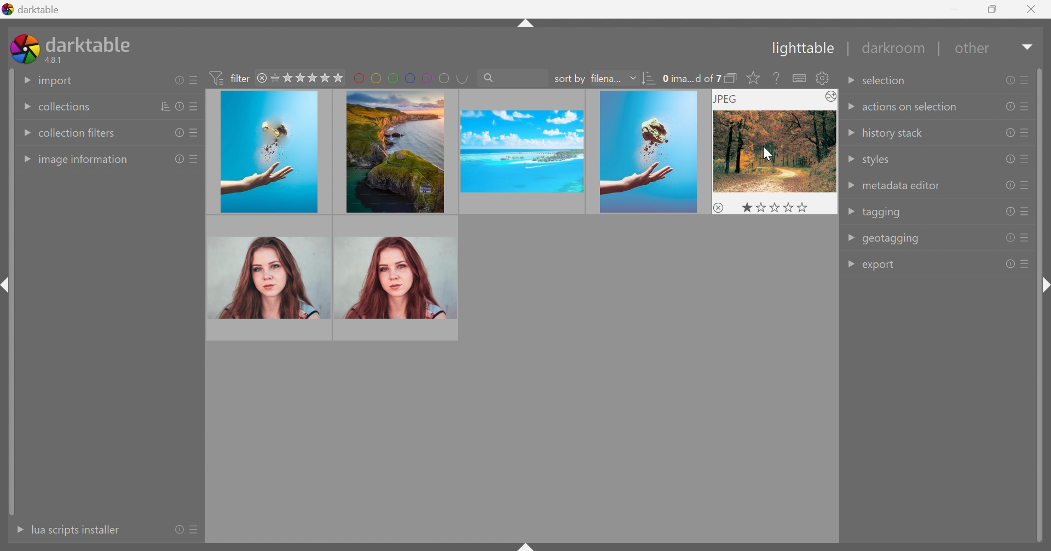  I want to click on shift+ctrl+r, so click(1043, 287).